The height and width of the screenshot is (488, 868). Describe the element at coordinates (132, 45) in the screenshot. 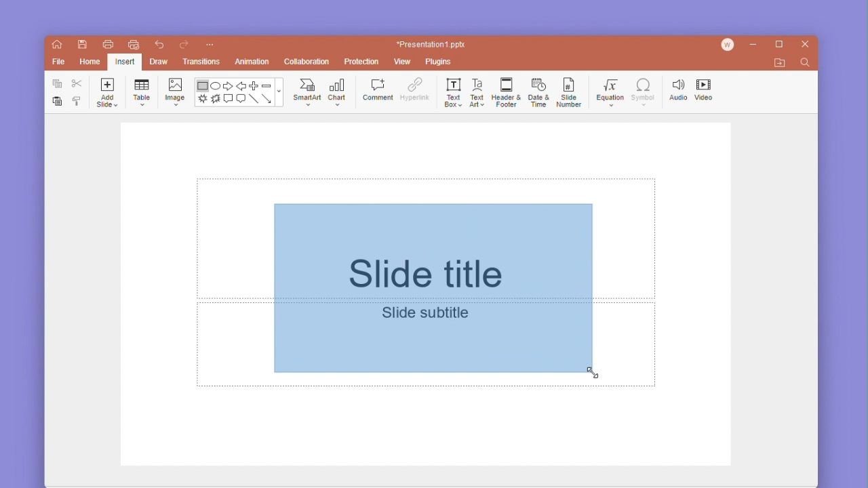

I see `quick print` at that location.